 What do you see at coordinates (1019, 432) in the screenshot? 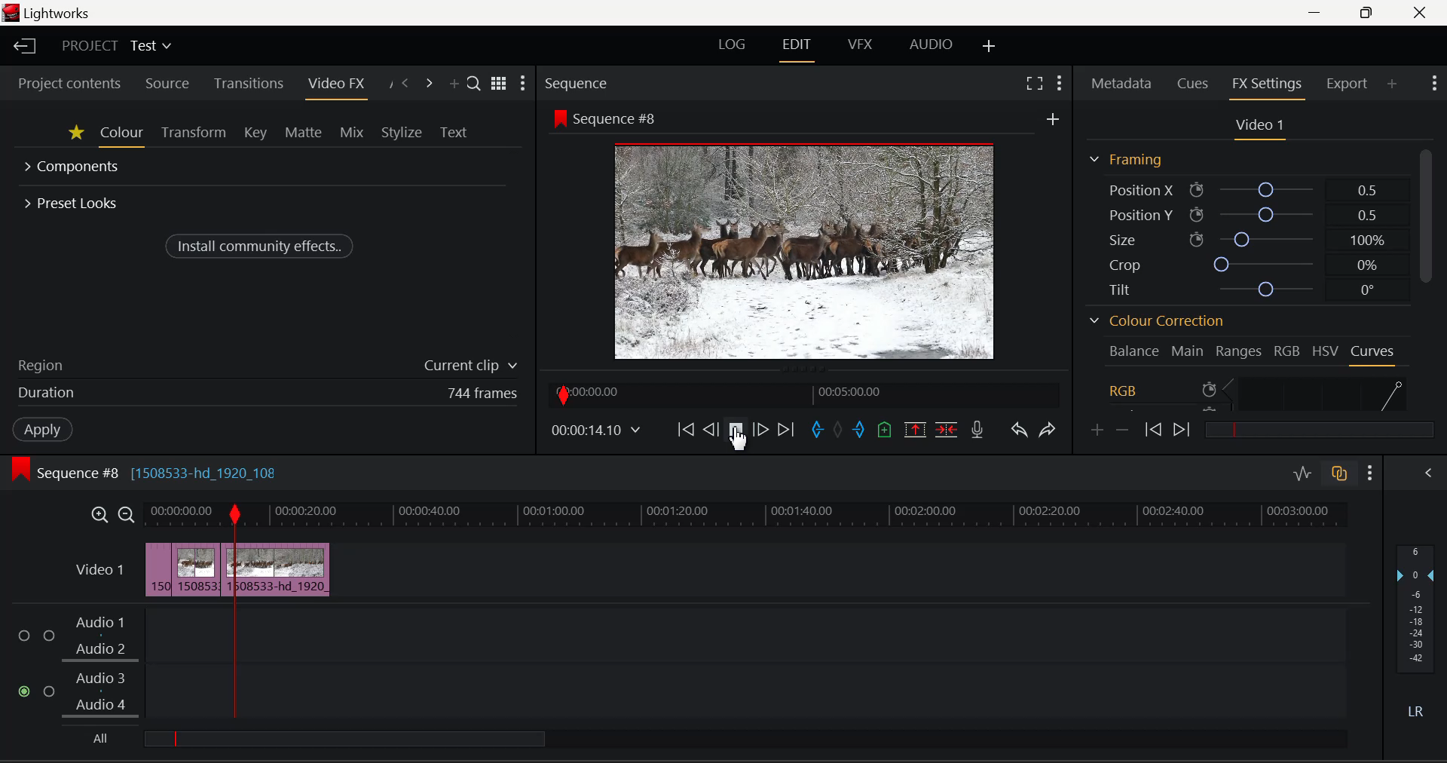
I see `Undo` at bounding box center [1019, 432].